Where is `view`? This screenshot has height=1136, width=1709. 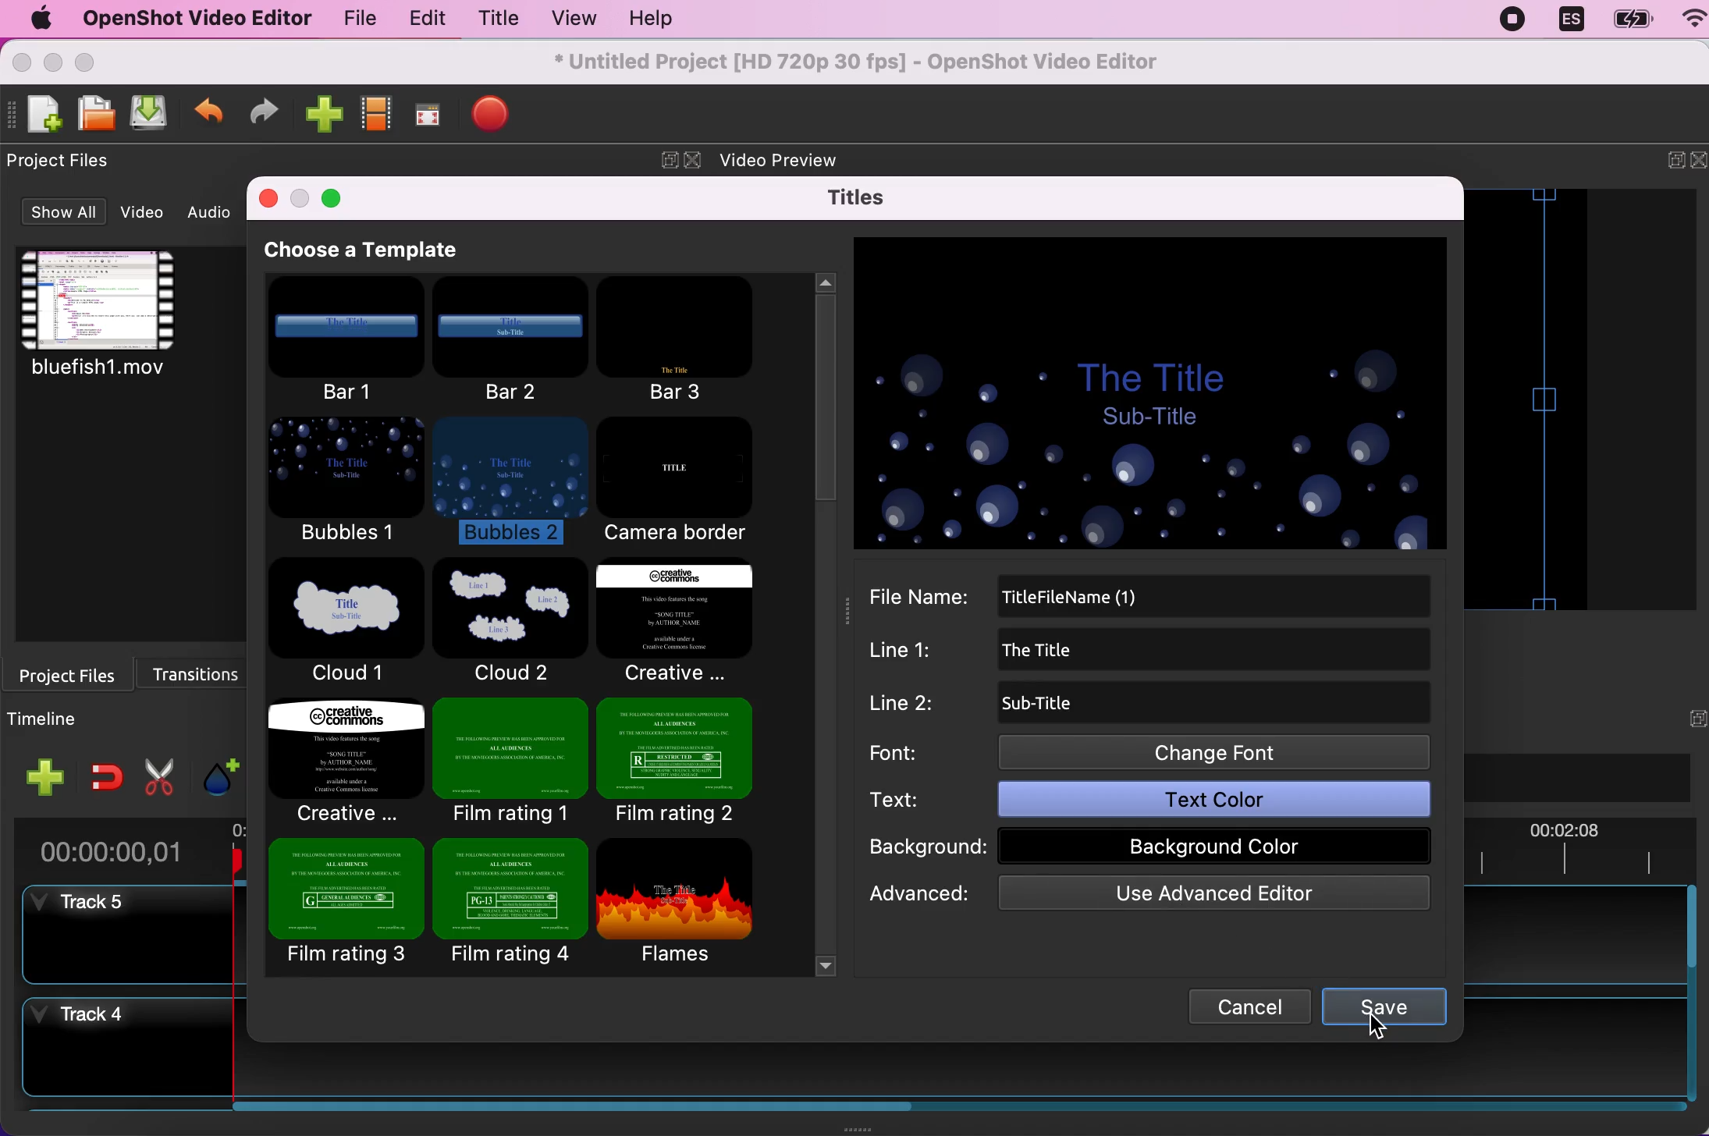
view is located at coordinates (568, 19).